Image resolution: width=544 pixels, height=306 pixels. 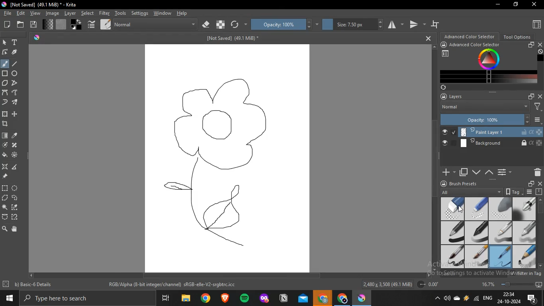 What do you see at coordinates (446, 54) in the screenshot?
I see `Chosose workspace` at bounding box center [446, 54].